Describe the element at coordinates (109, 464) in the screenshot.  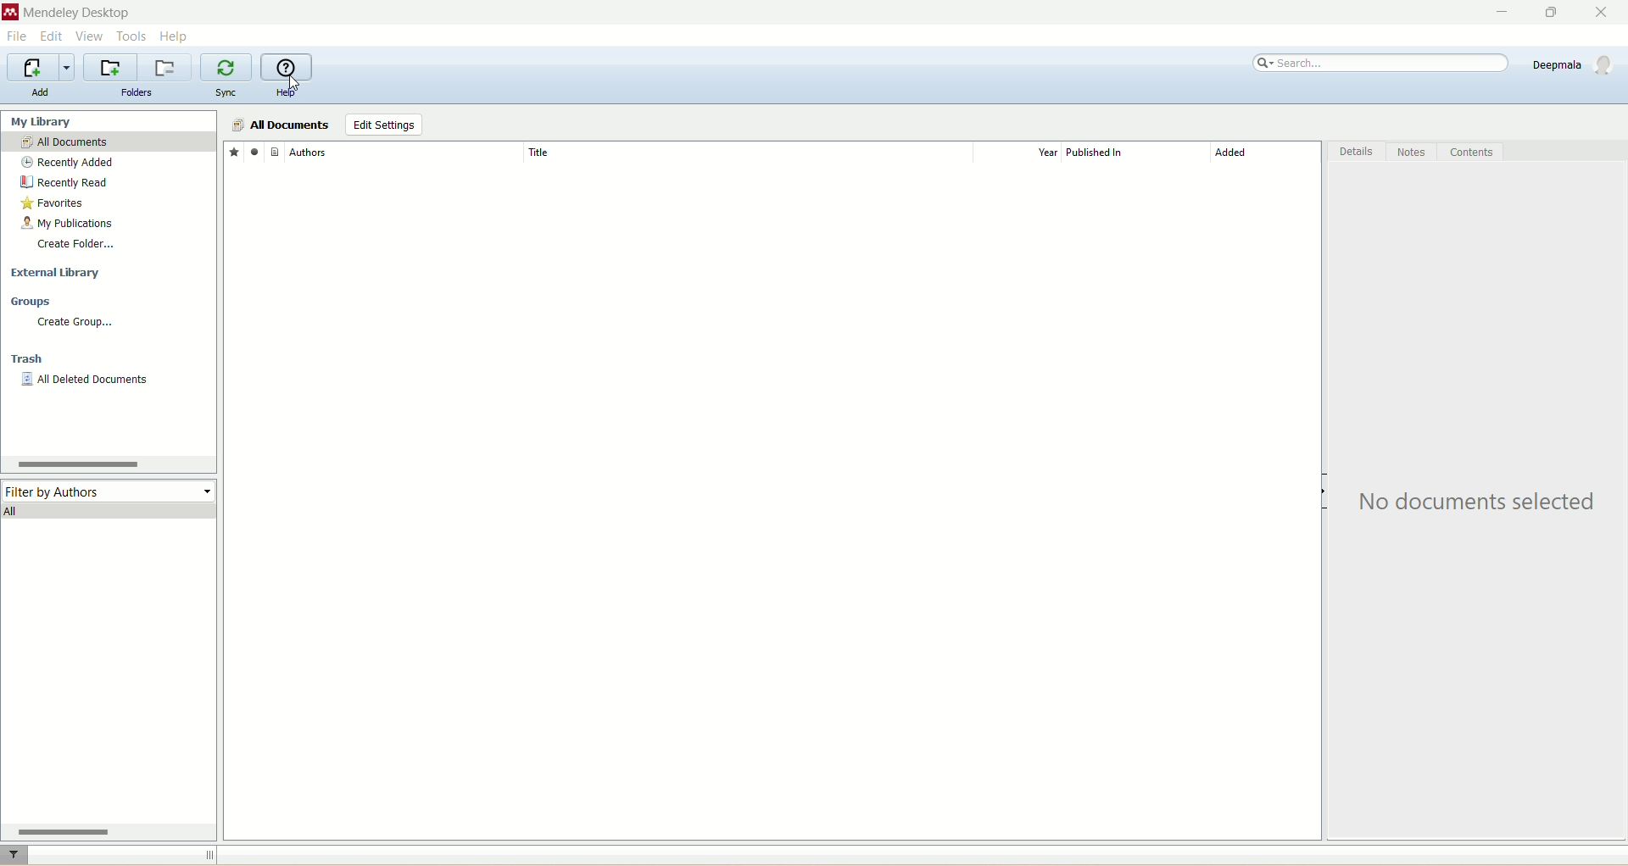
I see `horizontal scroll bar` at that location.